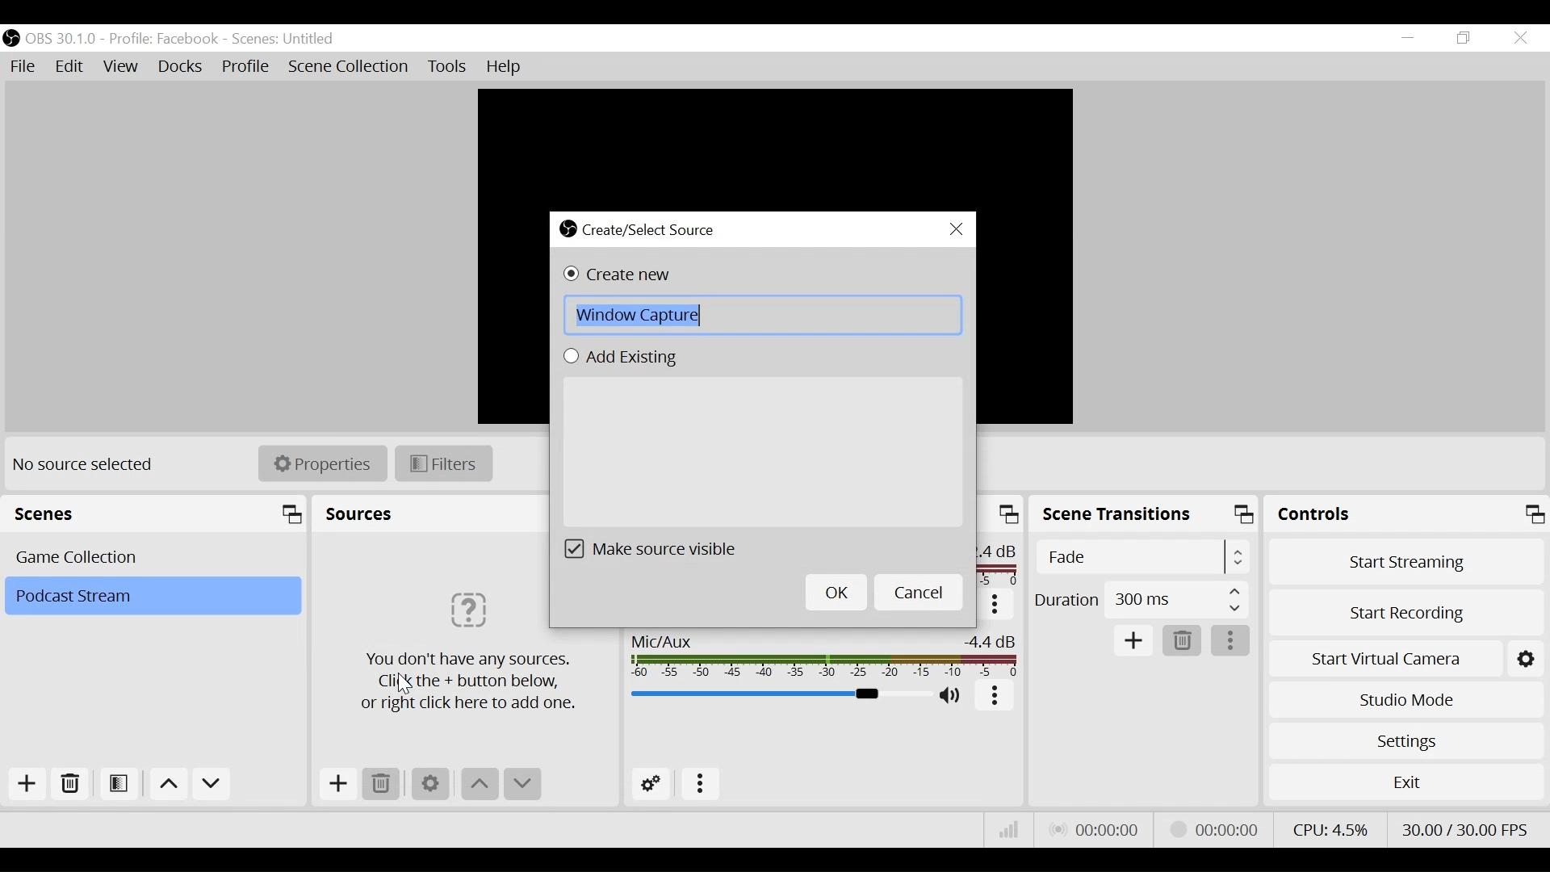 The image size is (1550, 872). What do you see at coordinates (450, 67) in the screenshot?
I see `Tools` at bounding box center [450, 67].